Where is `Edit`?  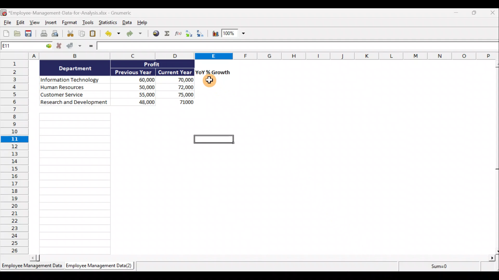
Edit is located at coordinates (20, 22).